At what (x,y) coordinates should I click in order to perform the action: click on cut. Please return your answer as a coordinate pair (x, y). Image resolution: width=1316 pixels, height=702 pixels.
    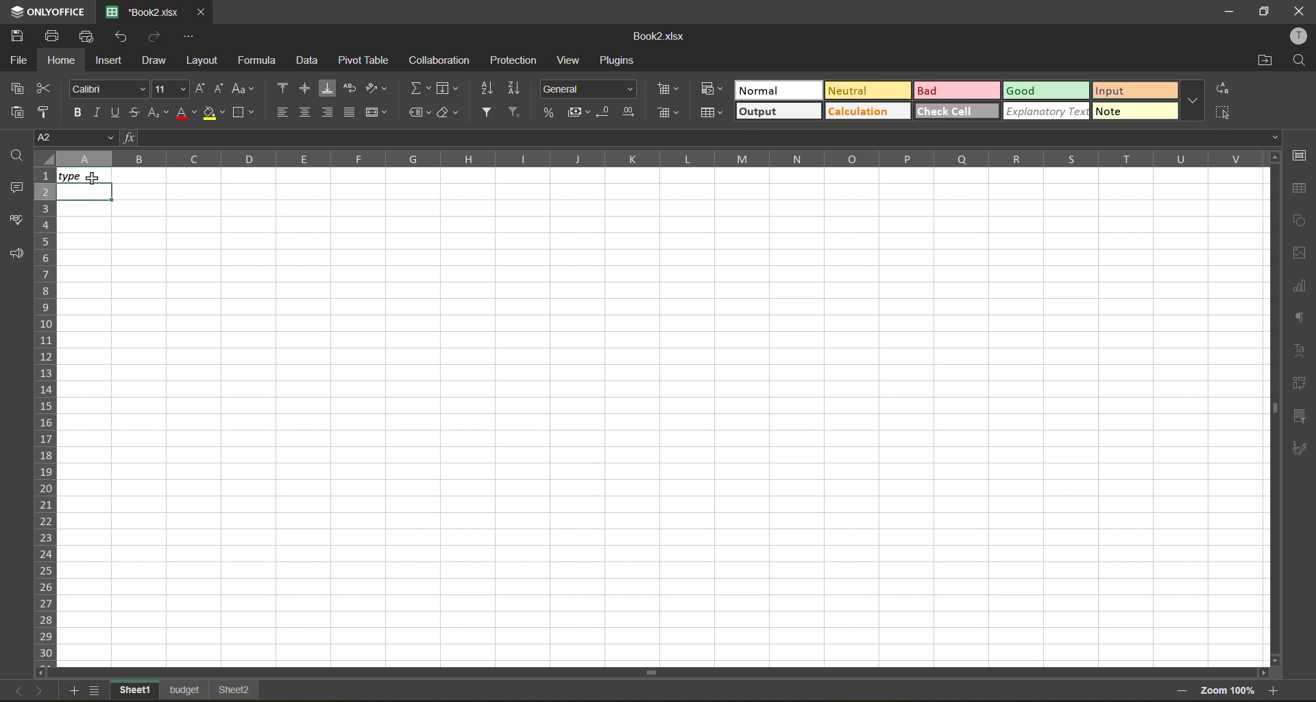
    Looking at the image, I should click on (45, 89).